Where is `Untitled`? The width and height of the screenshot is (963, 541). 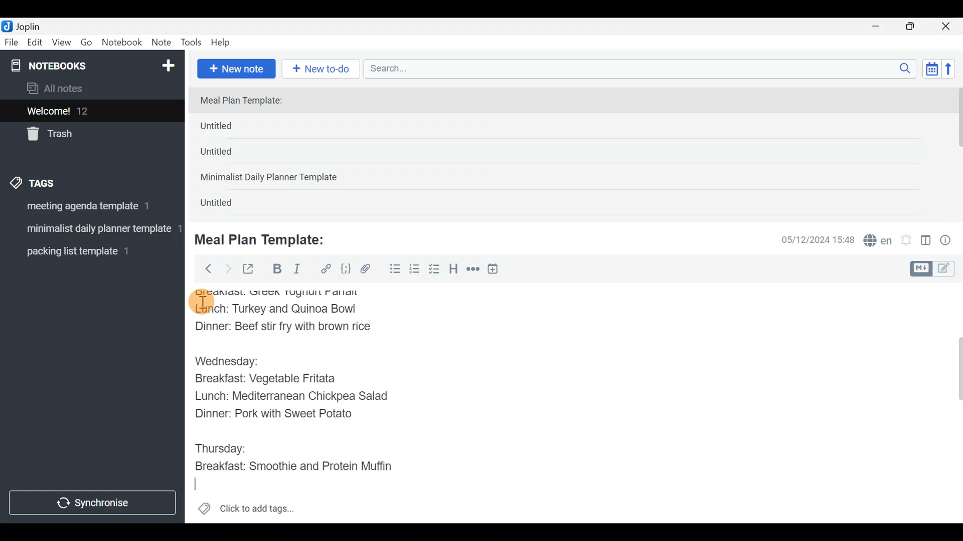
Untitled is located at coordinates (233, 128).